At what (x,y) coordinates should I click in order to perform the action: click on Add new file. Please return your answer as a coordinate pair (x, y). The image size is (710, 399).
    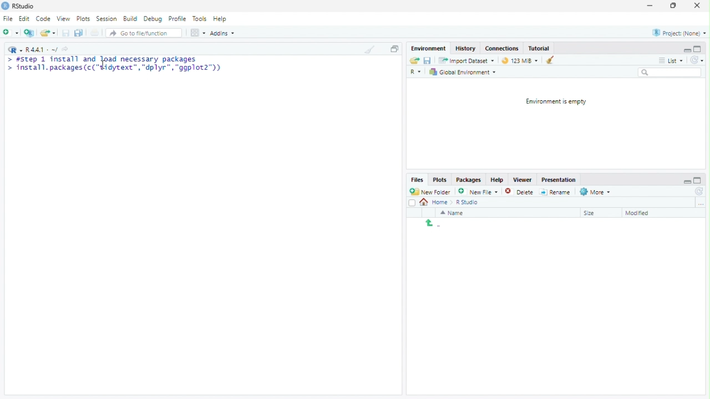
    Looking at the image, I should click on (10, 32).